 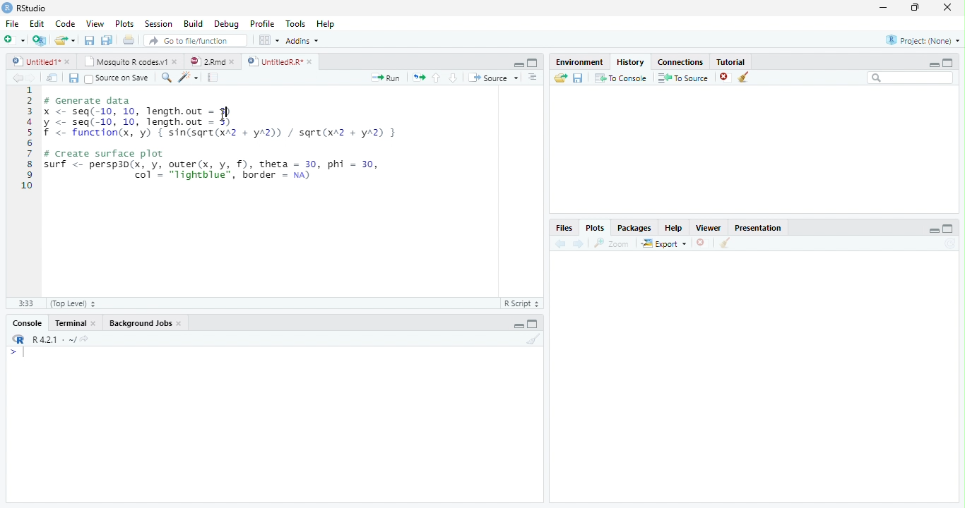 What do you see at coordinates (664, 243) in the screenshot?
I see `Export` at bounding box center [664, 243].